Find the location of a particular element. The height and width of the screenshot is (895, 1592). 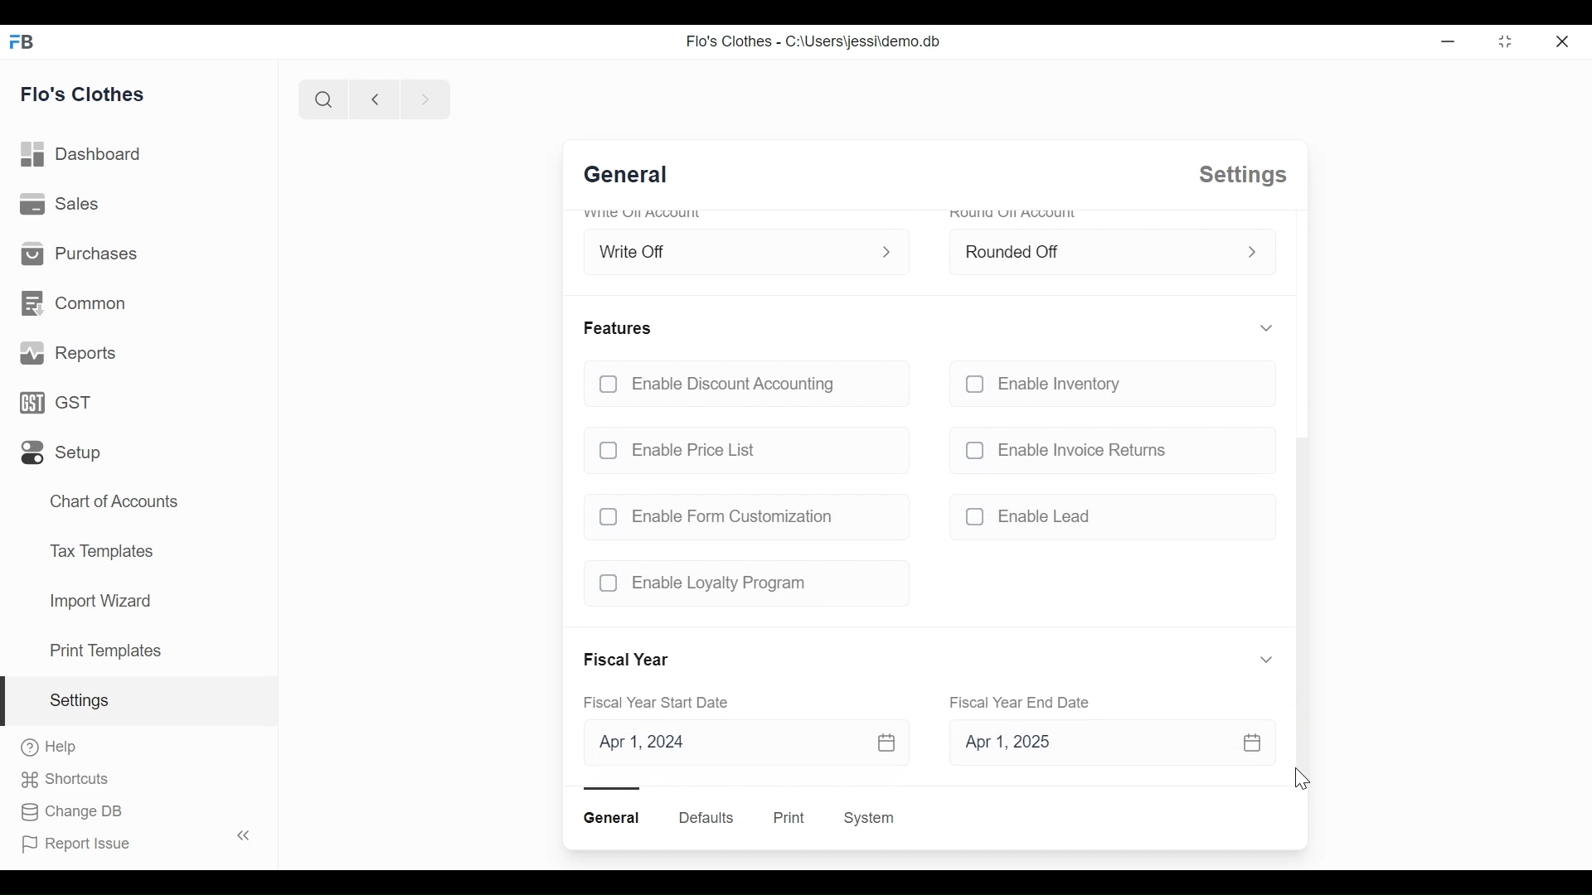

Help is located at coordinates (50, 748).